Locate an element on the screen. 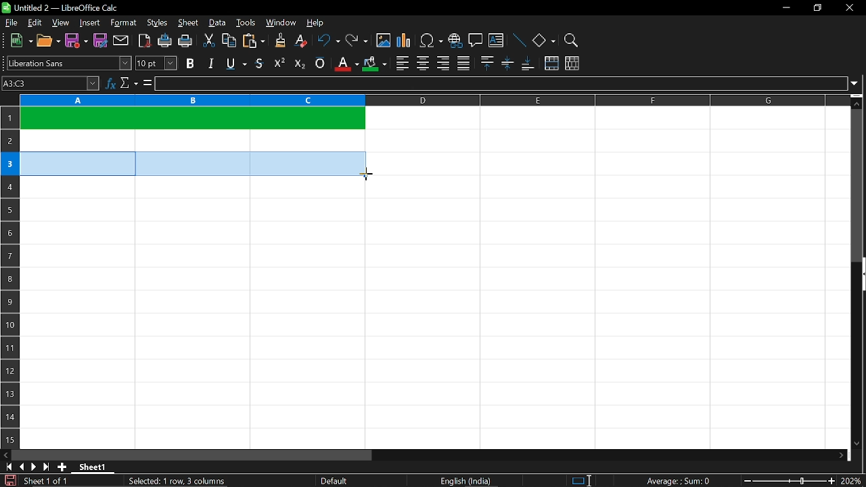 This screenshot has height=487, width=866. English (India) is located at coordinates (467, 481).